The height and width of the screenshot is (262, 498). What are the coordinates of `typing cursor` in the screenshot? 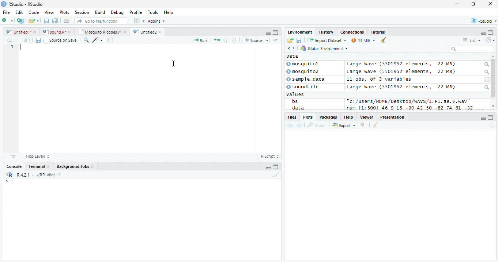 It's located at (20, 48).